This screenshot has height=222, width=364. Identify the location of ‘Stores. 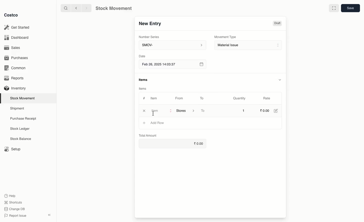
(185, 110).